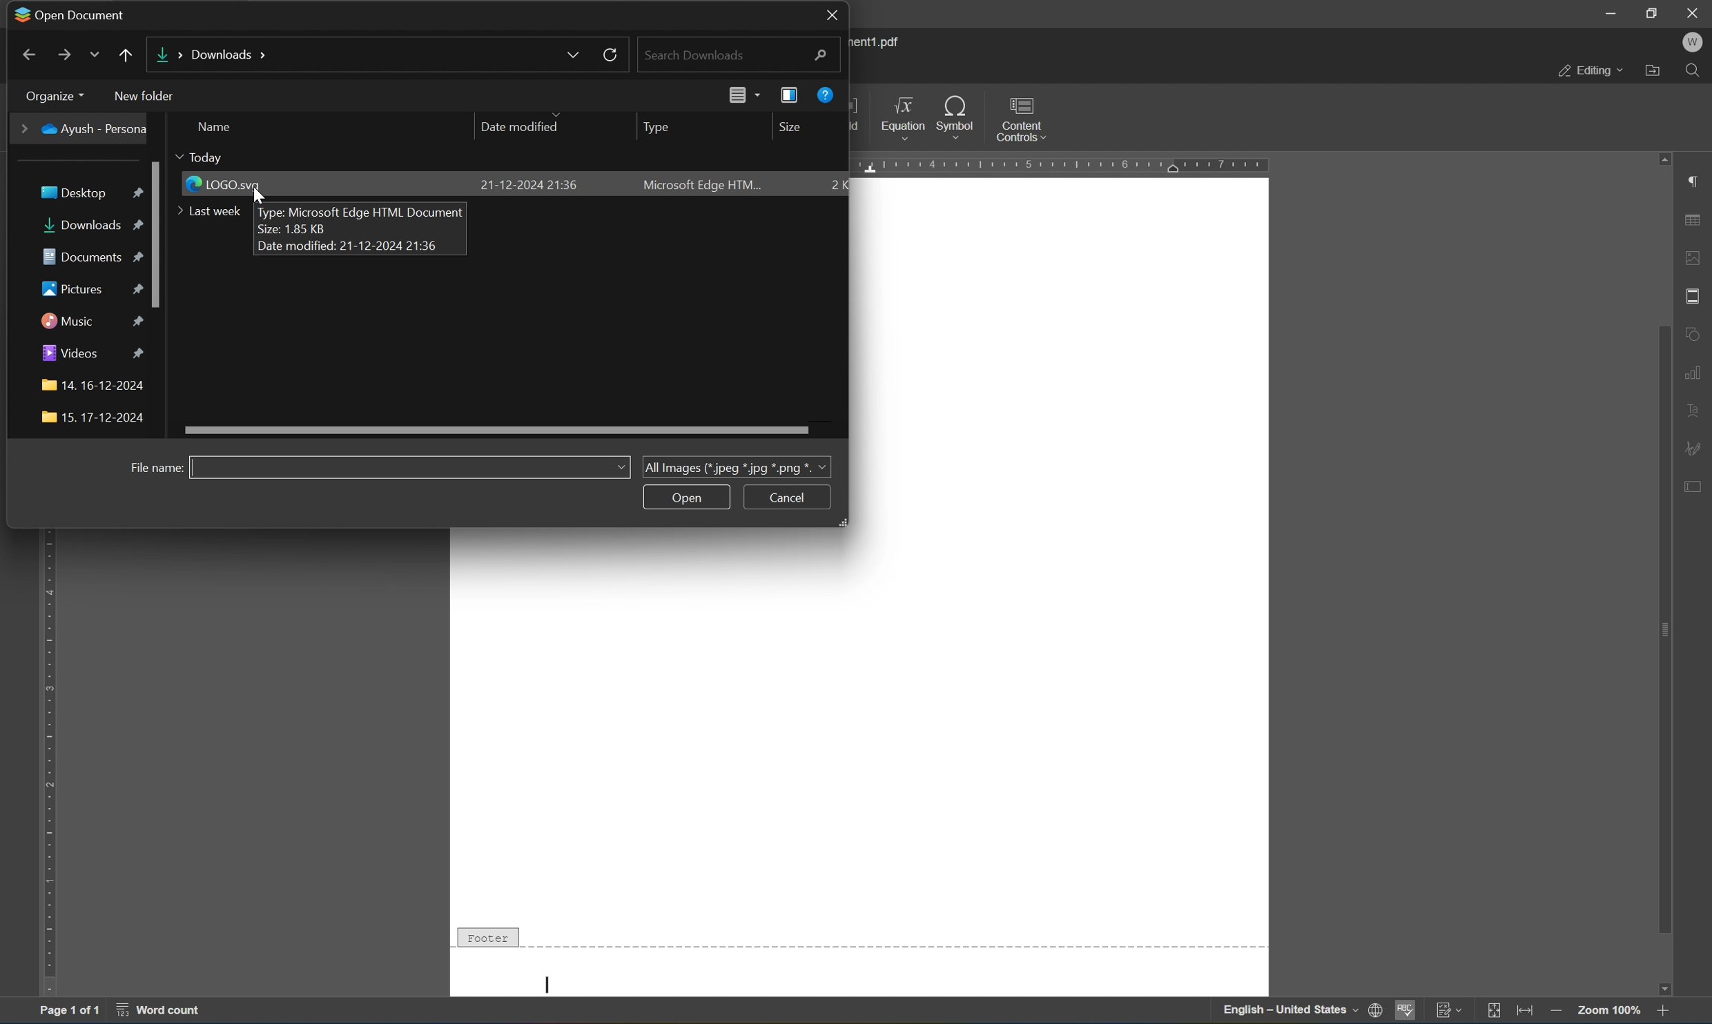 The image size is (1712, 1024). What do you see at coordinates (88, 386) in the screenshot?
I see `folder` at bounding box center [88, 386].